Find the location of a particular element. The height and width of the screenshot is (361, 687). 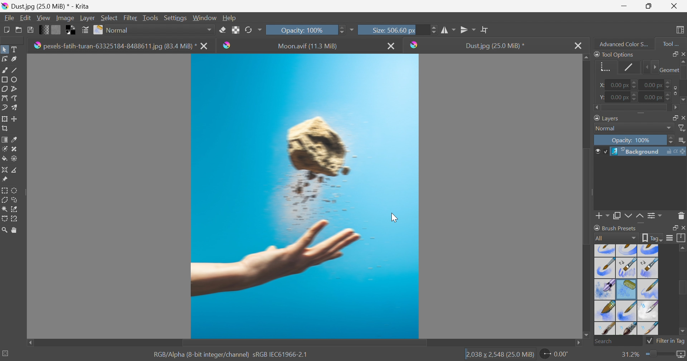

Endorse and fill tool is located at coordinates (14, 159).